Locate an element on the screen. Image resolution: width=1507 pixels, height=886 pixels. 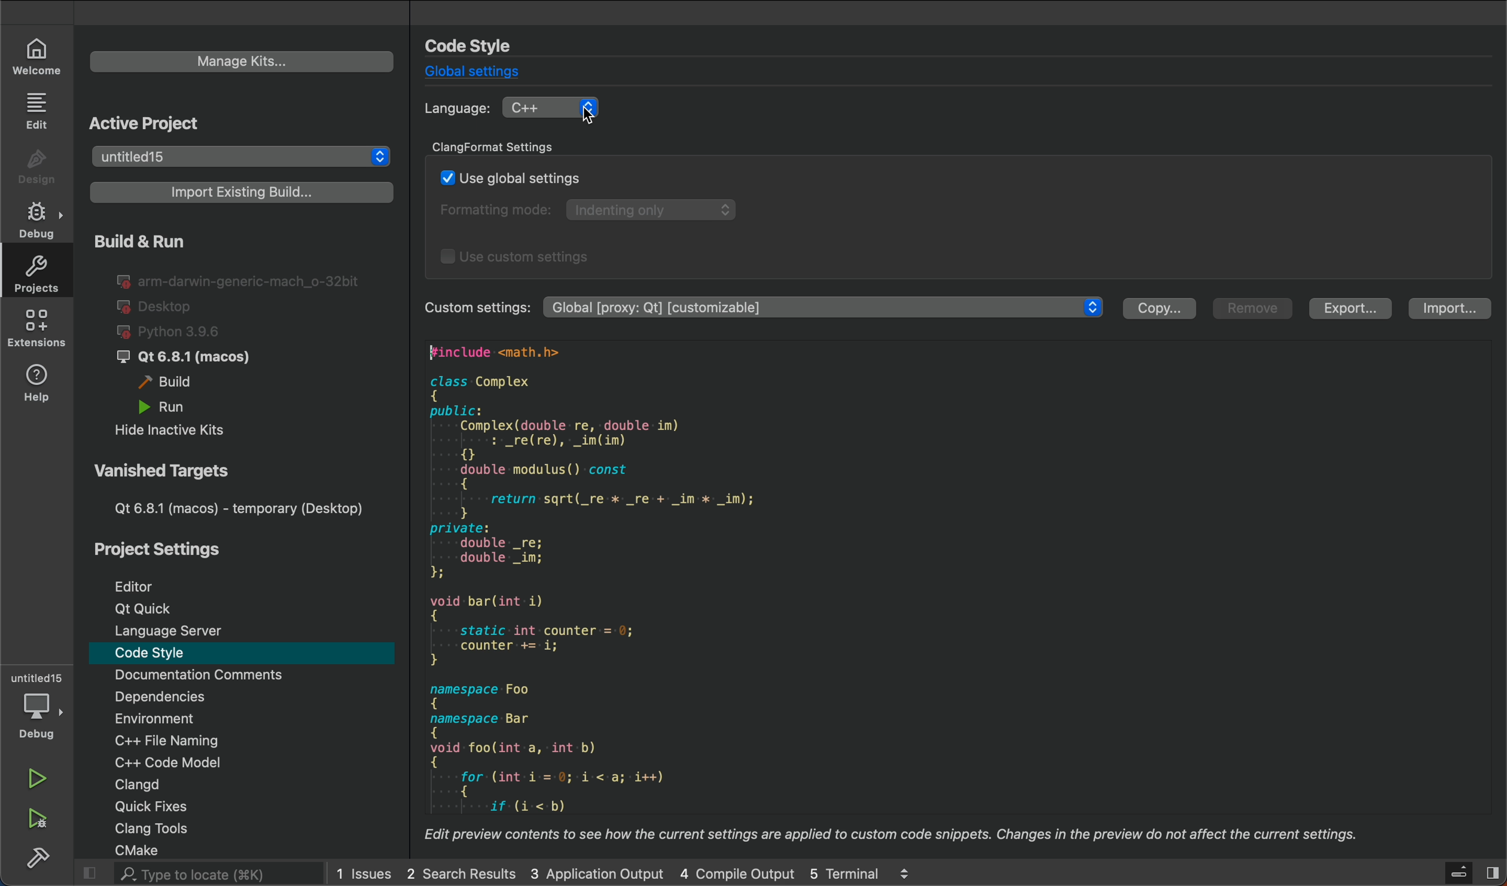
search is located at coordinates (194, 873).